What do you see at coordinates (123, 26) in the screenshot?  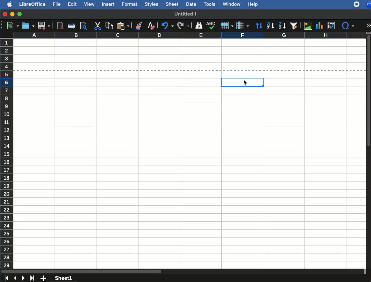 I see `paste` at bounding box center [123, 26].